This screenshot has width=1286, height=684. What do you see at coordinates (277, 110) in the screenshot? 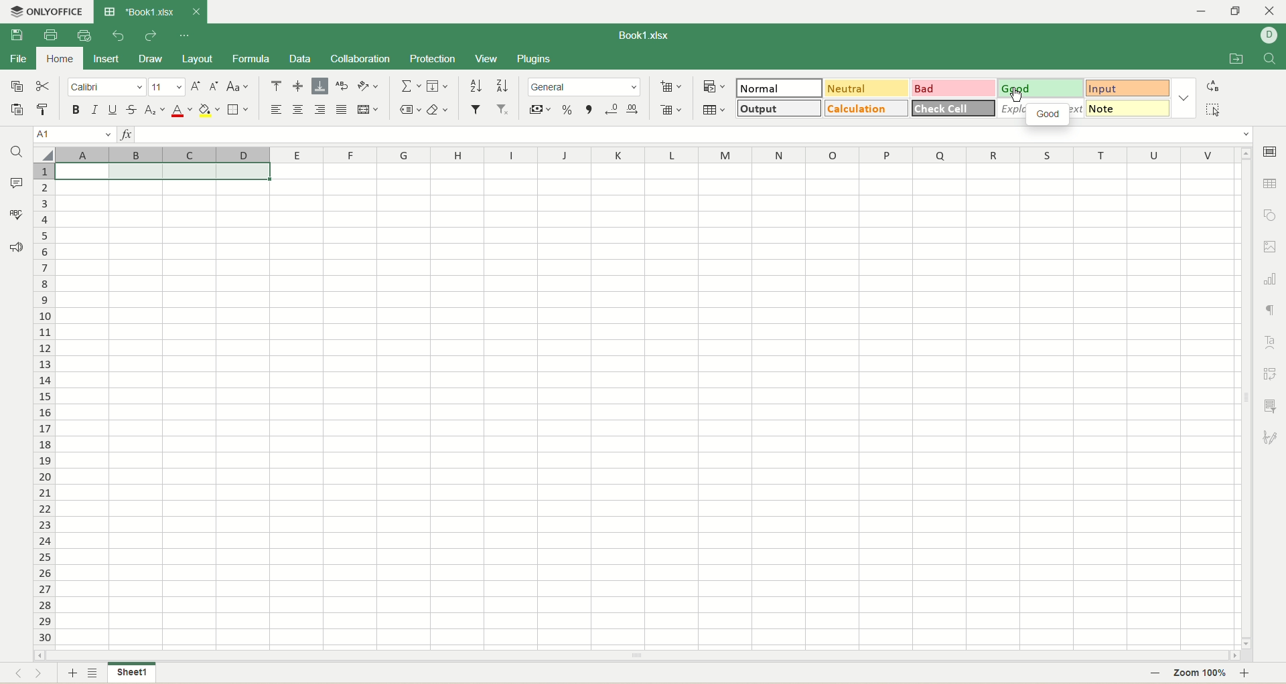
I see `align left` at bounding box center [277, 110].